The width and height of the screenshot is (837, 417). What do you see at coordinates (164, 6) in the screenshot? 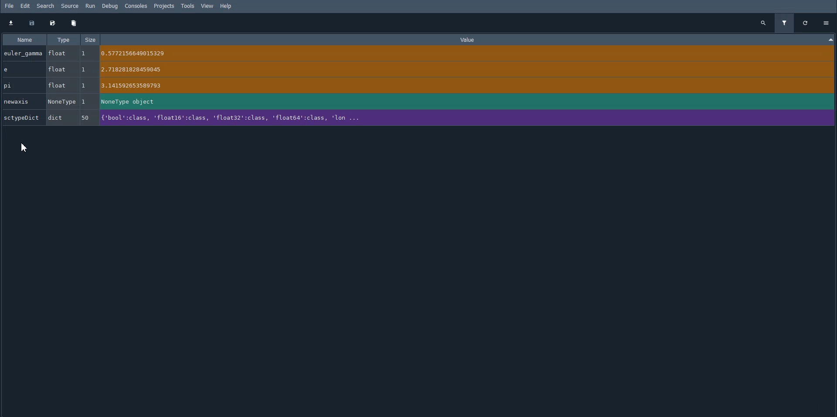
I see `Projects` at bounding box center [164, 6].